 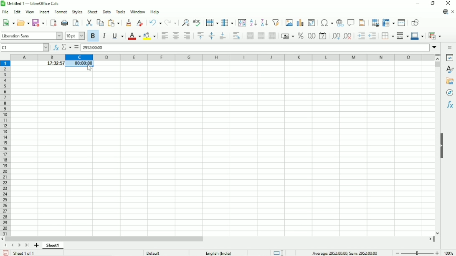 What do you see at coordinates (34, 3) in the screenshot?
I see `Untitled 1 — LibreOffice Calc` at bounding box center [34, 3].